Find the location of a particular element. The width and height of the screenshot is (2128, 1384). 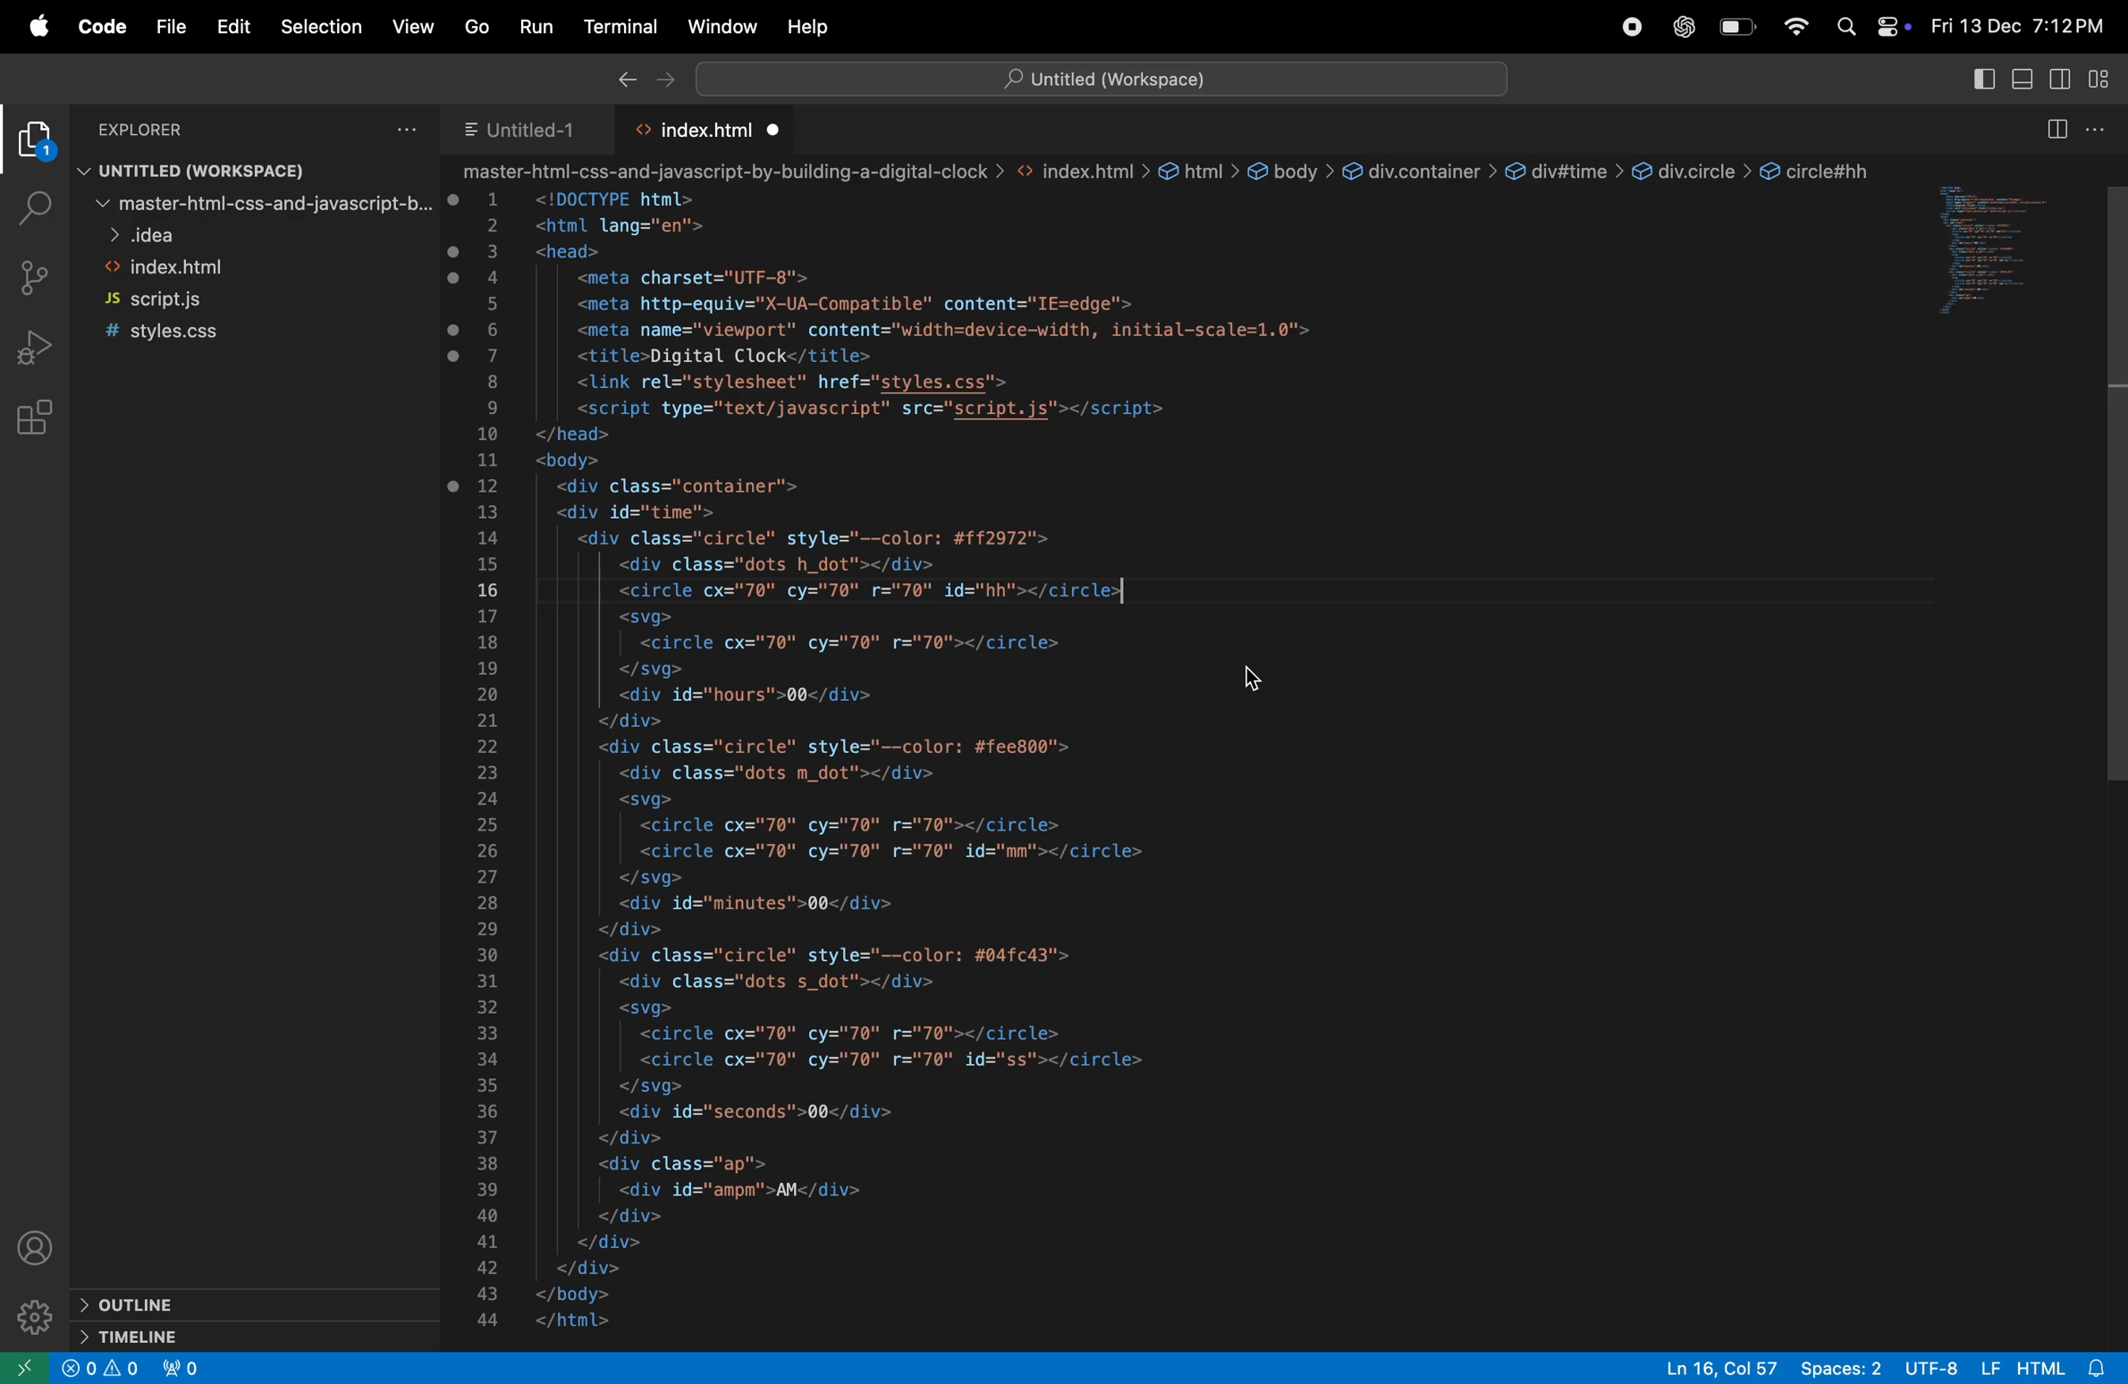

code is located at coordinates (102, 30).